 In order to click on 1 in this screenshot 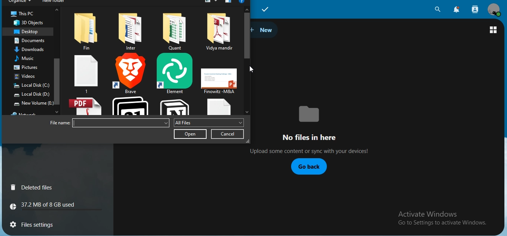, I will do `click(86, 73)`.